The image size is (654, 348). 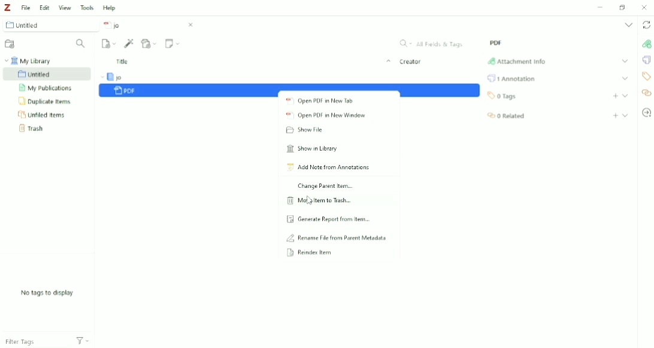 I want to click on My Library, so click(x=29, y=60).